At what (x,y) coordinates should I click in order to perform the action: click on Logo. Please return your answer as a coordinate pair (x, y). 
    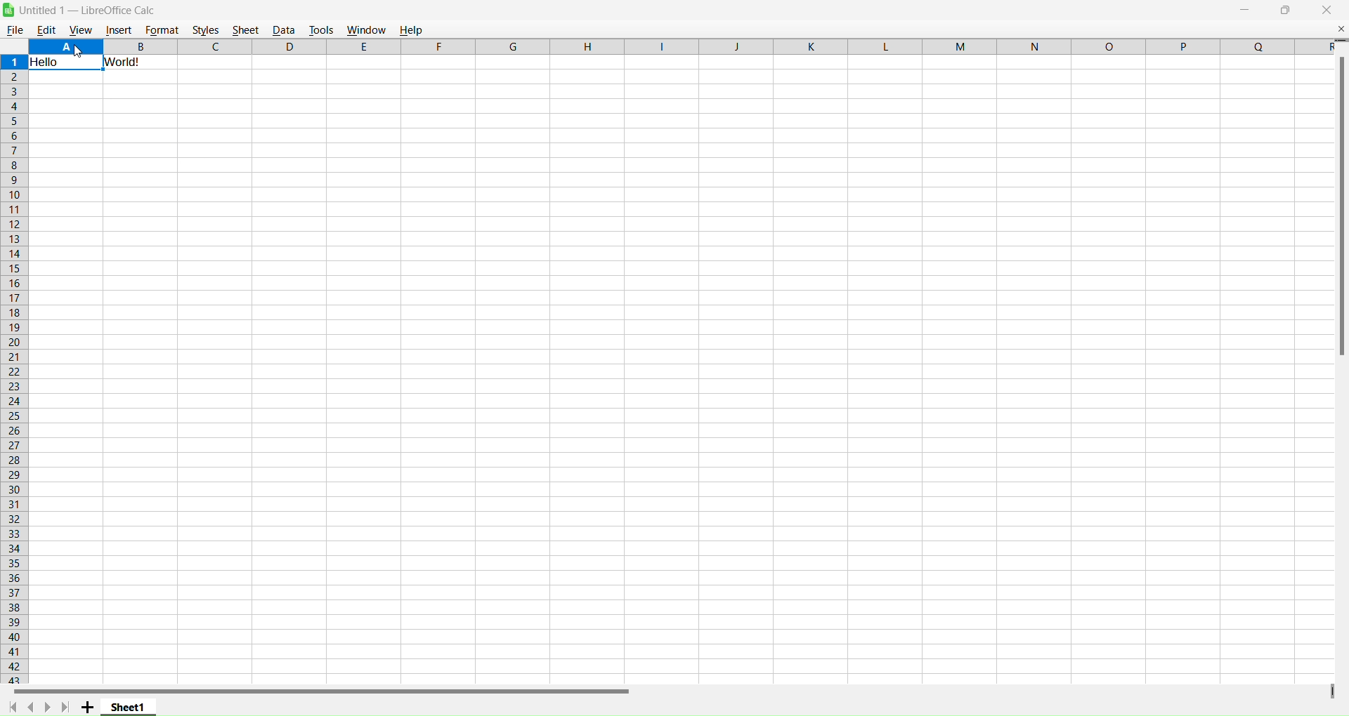
    Looking at the image, I should click on (8, 10).